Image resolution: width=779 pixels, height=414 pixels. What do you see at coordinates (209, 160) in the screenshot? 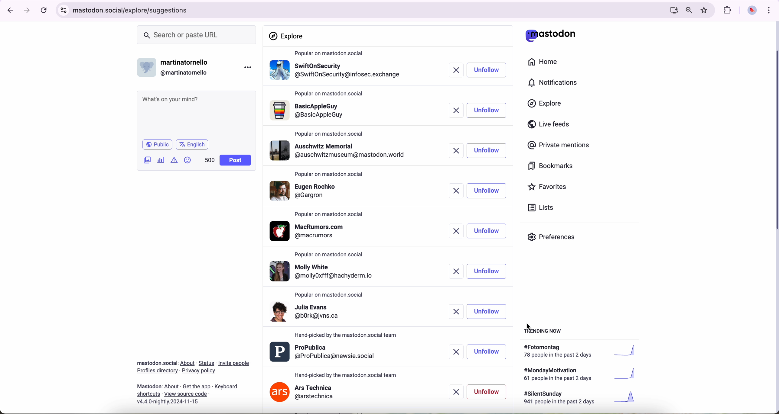
I see `500 characters` at bounding box center [209, 160].